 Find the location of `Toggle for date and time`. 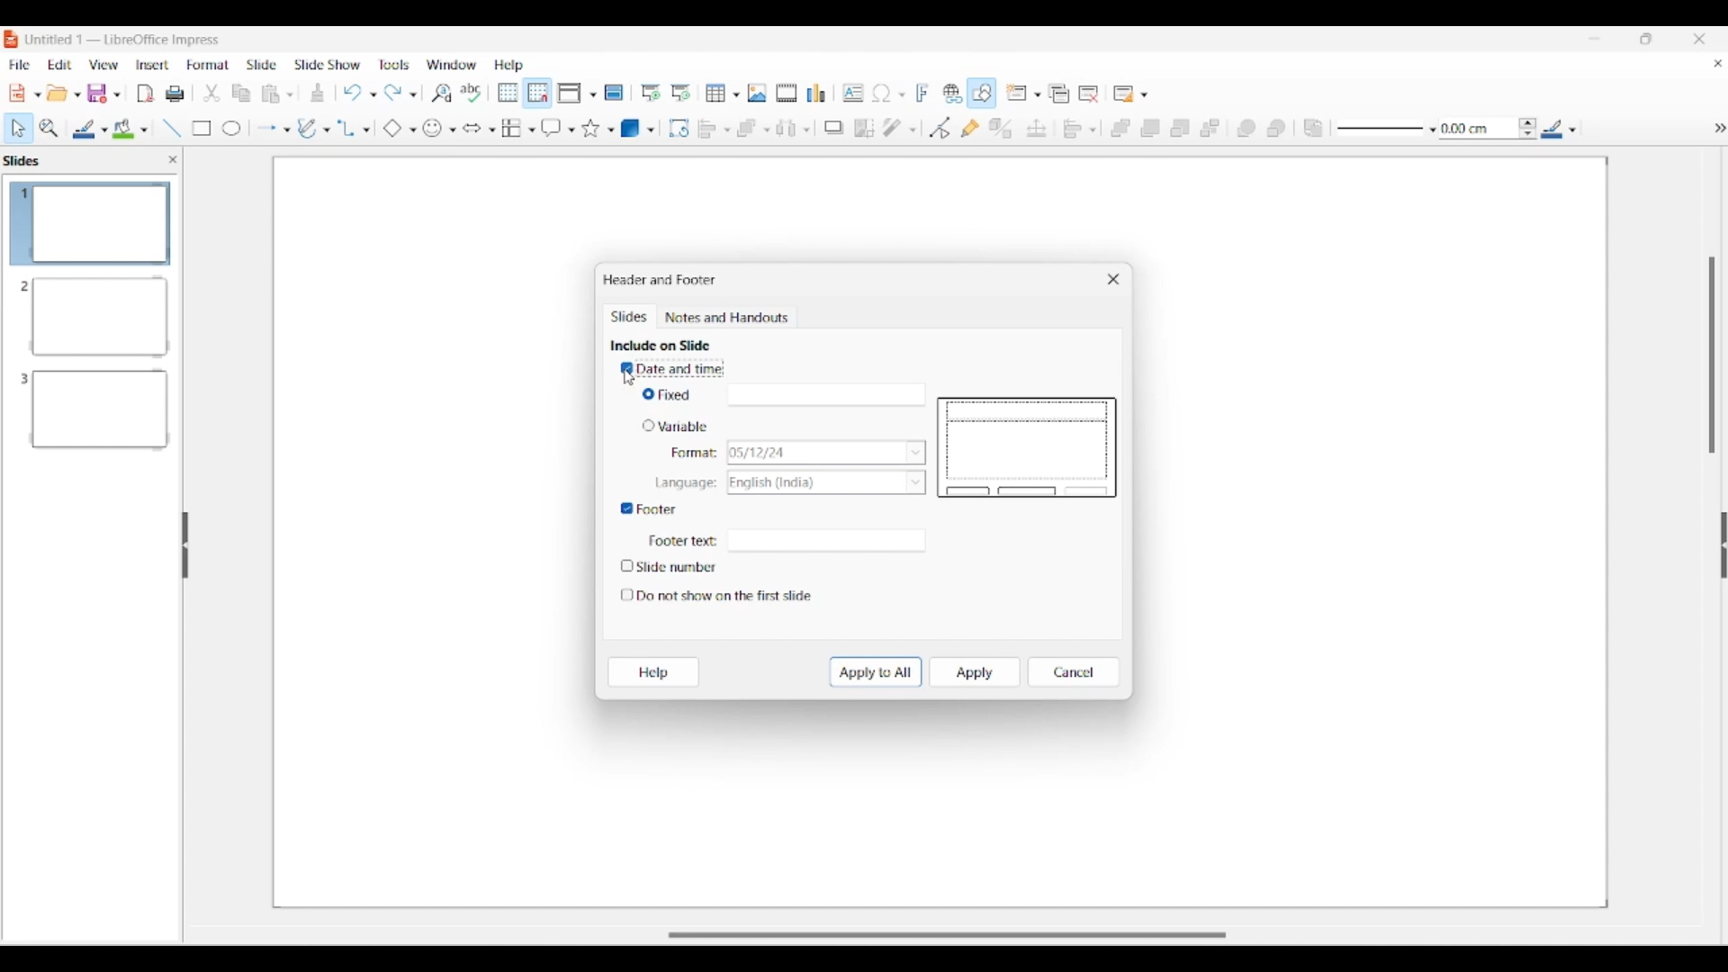

Toggle for date and time is located at coordinates (673, 369).